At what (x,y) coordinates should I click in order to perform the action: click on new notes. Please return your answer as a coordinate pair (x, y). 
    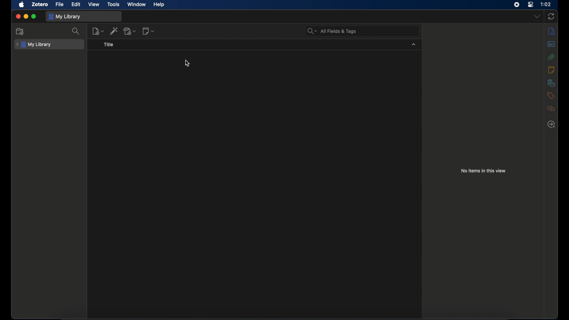
    Looking at the image, I should click on (148, 31).